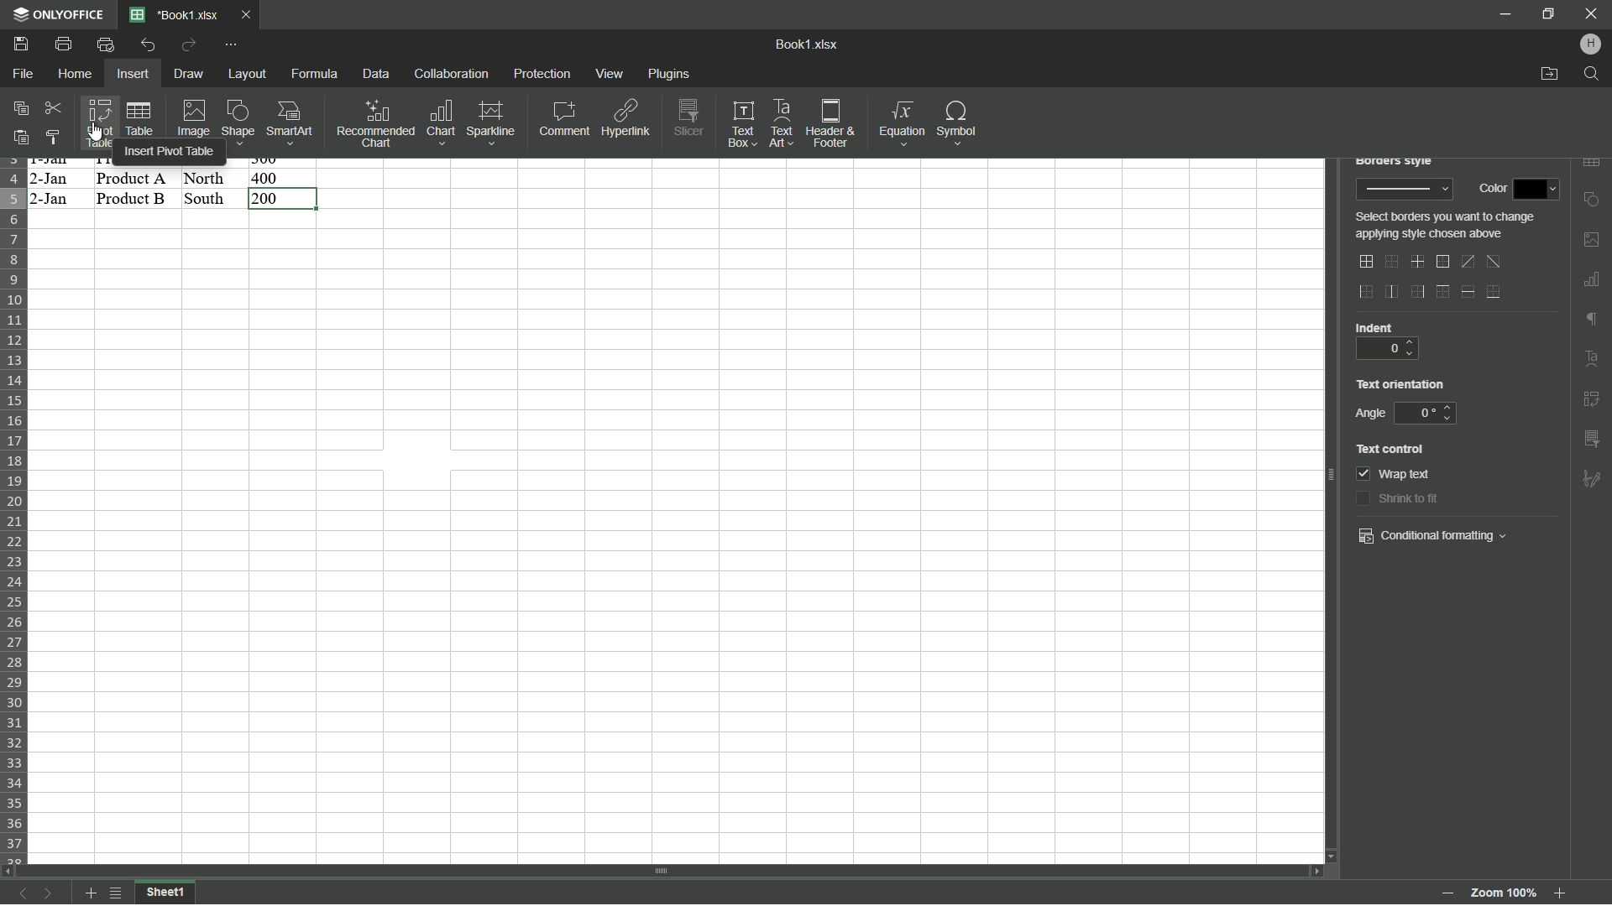 The width and height of the screenshot is (1612, 906). Describe the element at coordinates (1387, 263) in the screenshot. I see `no border` at that location.